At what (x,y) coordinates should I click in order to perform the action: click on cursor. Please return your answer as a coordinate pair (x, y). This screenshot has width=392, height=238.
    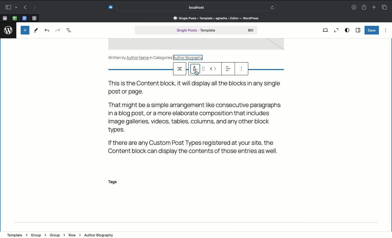
    Looking at the image, I should click on (197, 73).